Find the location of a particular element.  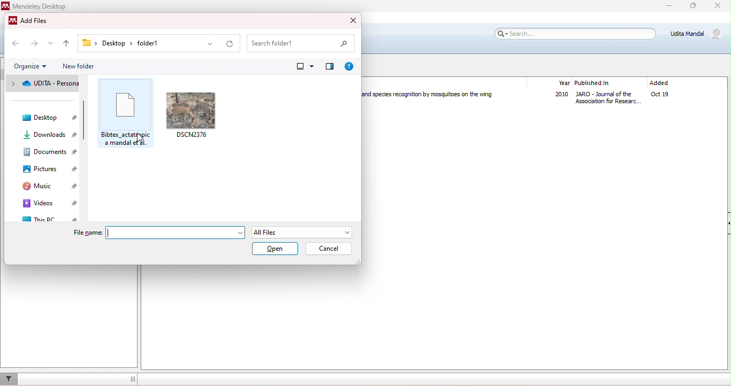

desktop is located at coordinates (49, 117).